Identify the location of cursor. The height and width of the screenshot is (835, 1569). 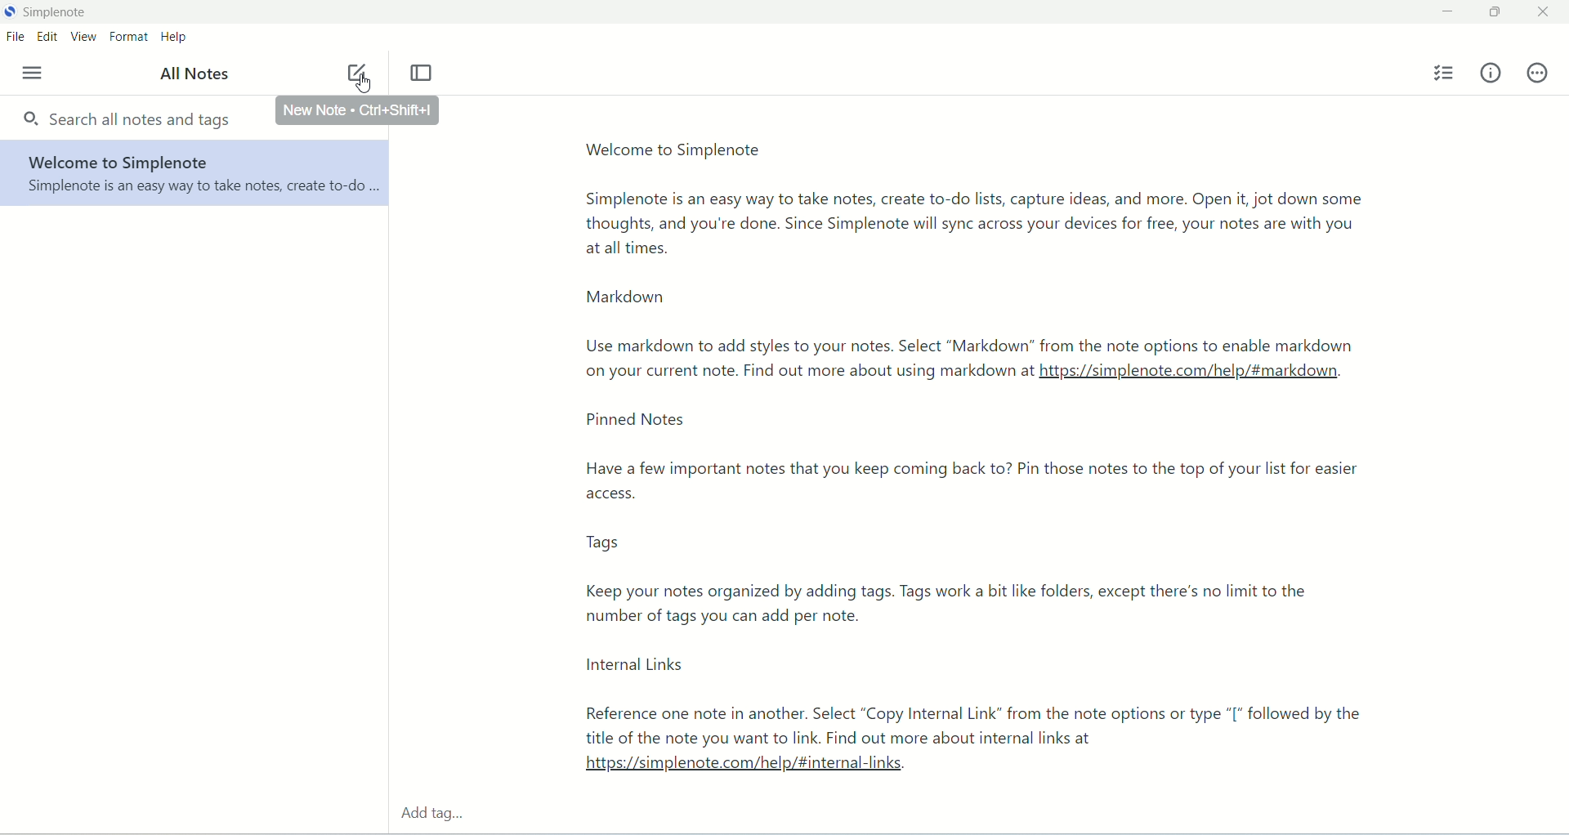
(365, 84).